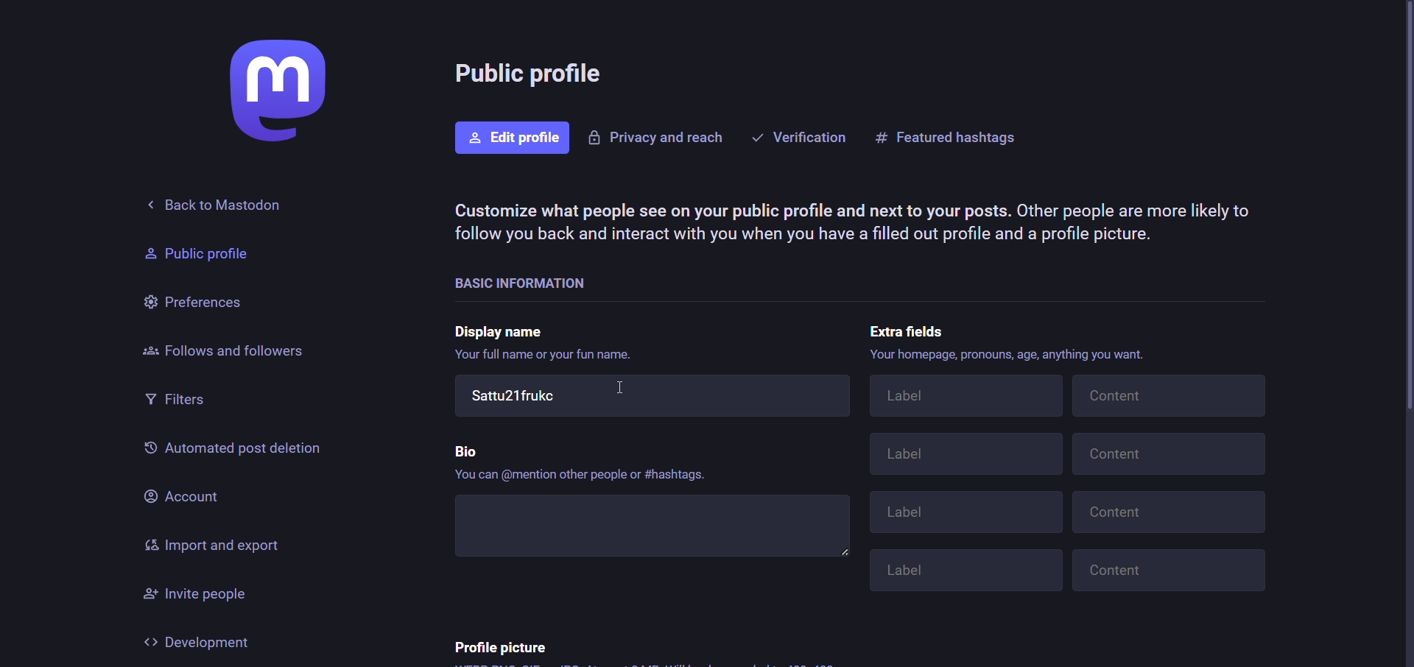 Image resolution: width=1414 pixels, height=667 pixels. What do you see at coordinates (213, 546) in the screenshot?
I see `import and export` at bounding box center [213, 546].